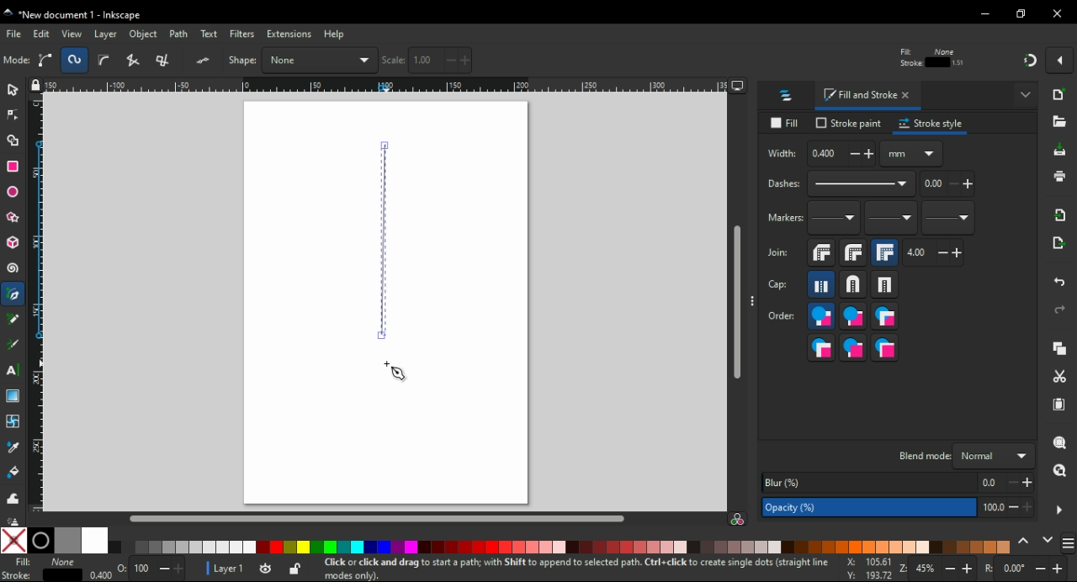 This screenshot has height=582, width=1077. I want to click on zoom selection, so click(1061, 443).